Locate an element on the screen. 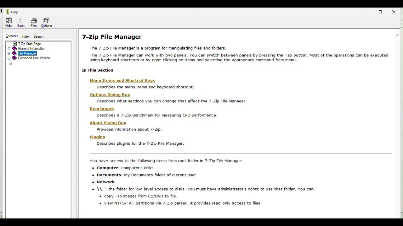 The height and width of the screenshot is (226, 403). Describes plugins for the 7-Zip File Manager. is located at coordinates (140, 144).